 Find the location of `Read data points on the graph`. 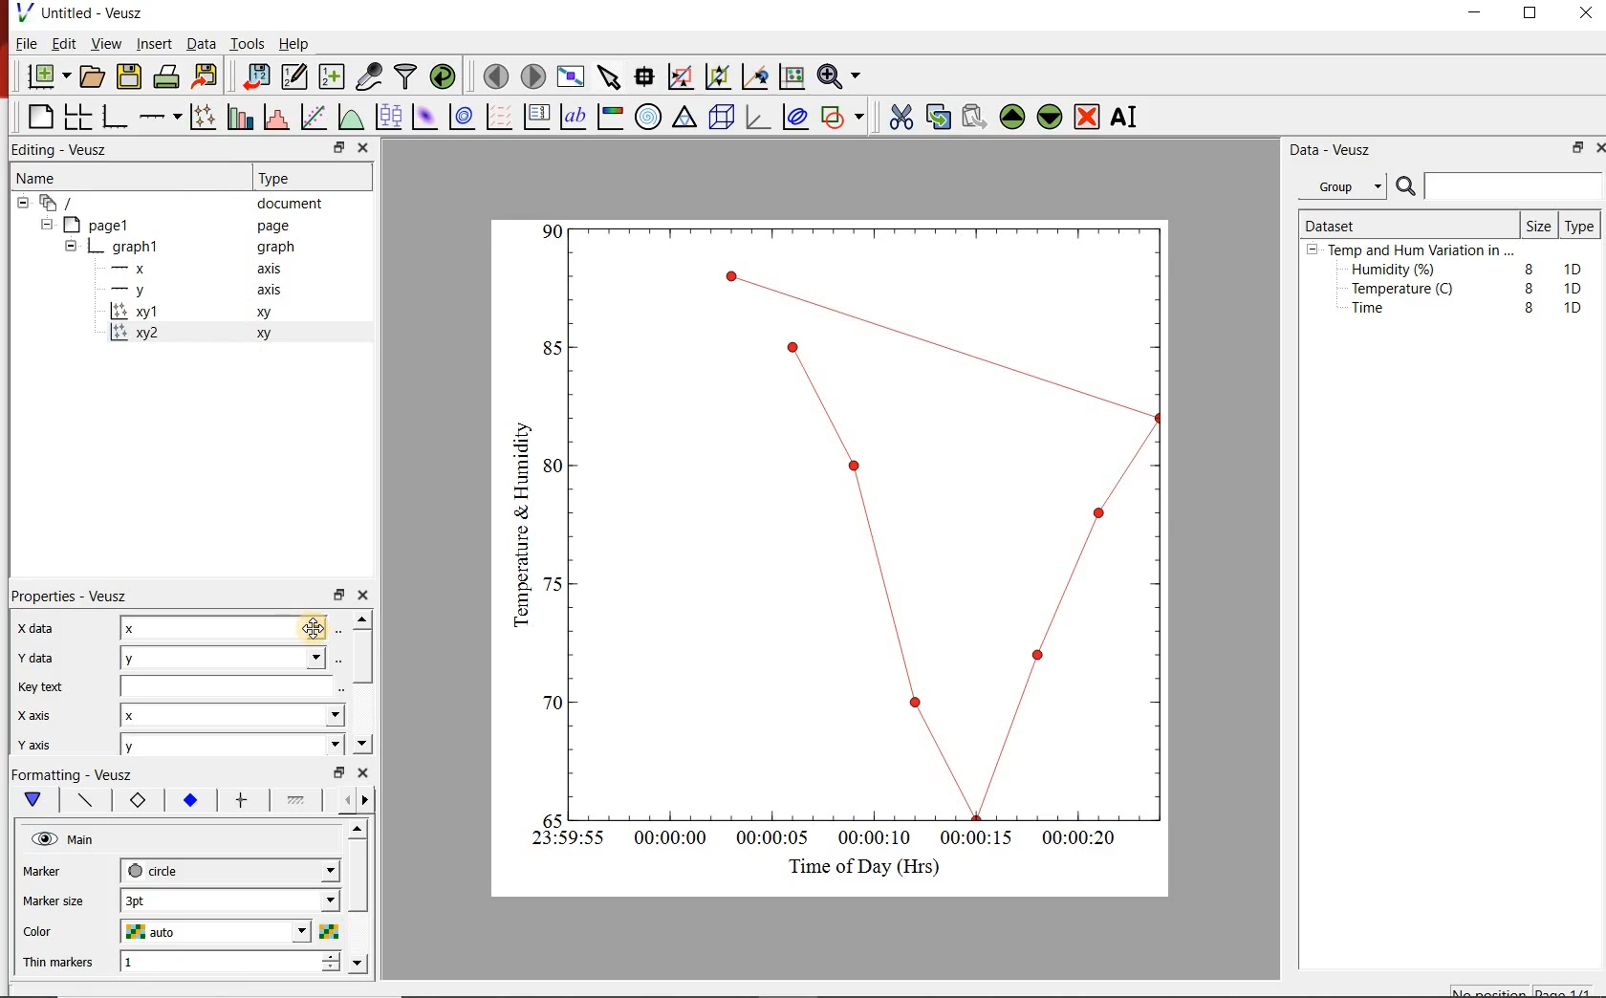

Read data points on the graph is located at coordinates (646, 77).